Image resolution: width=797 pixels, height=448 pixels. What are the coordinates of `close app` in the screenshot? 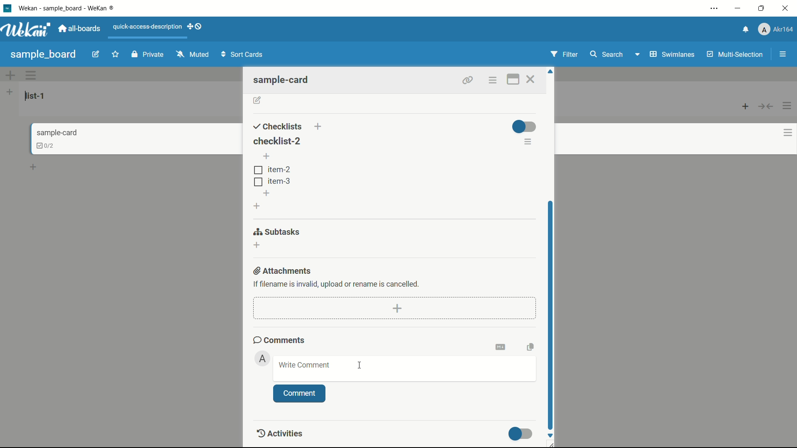 It's located at (786, 8).